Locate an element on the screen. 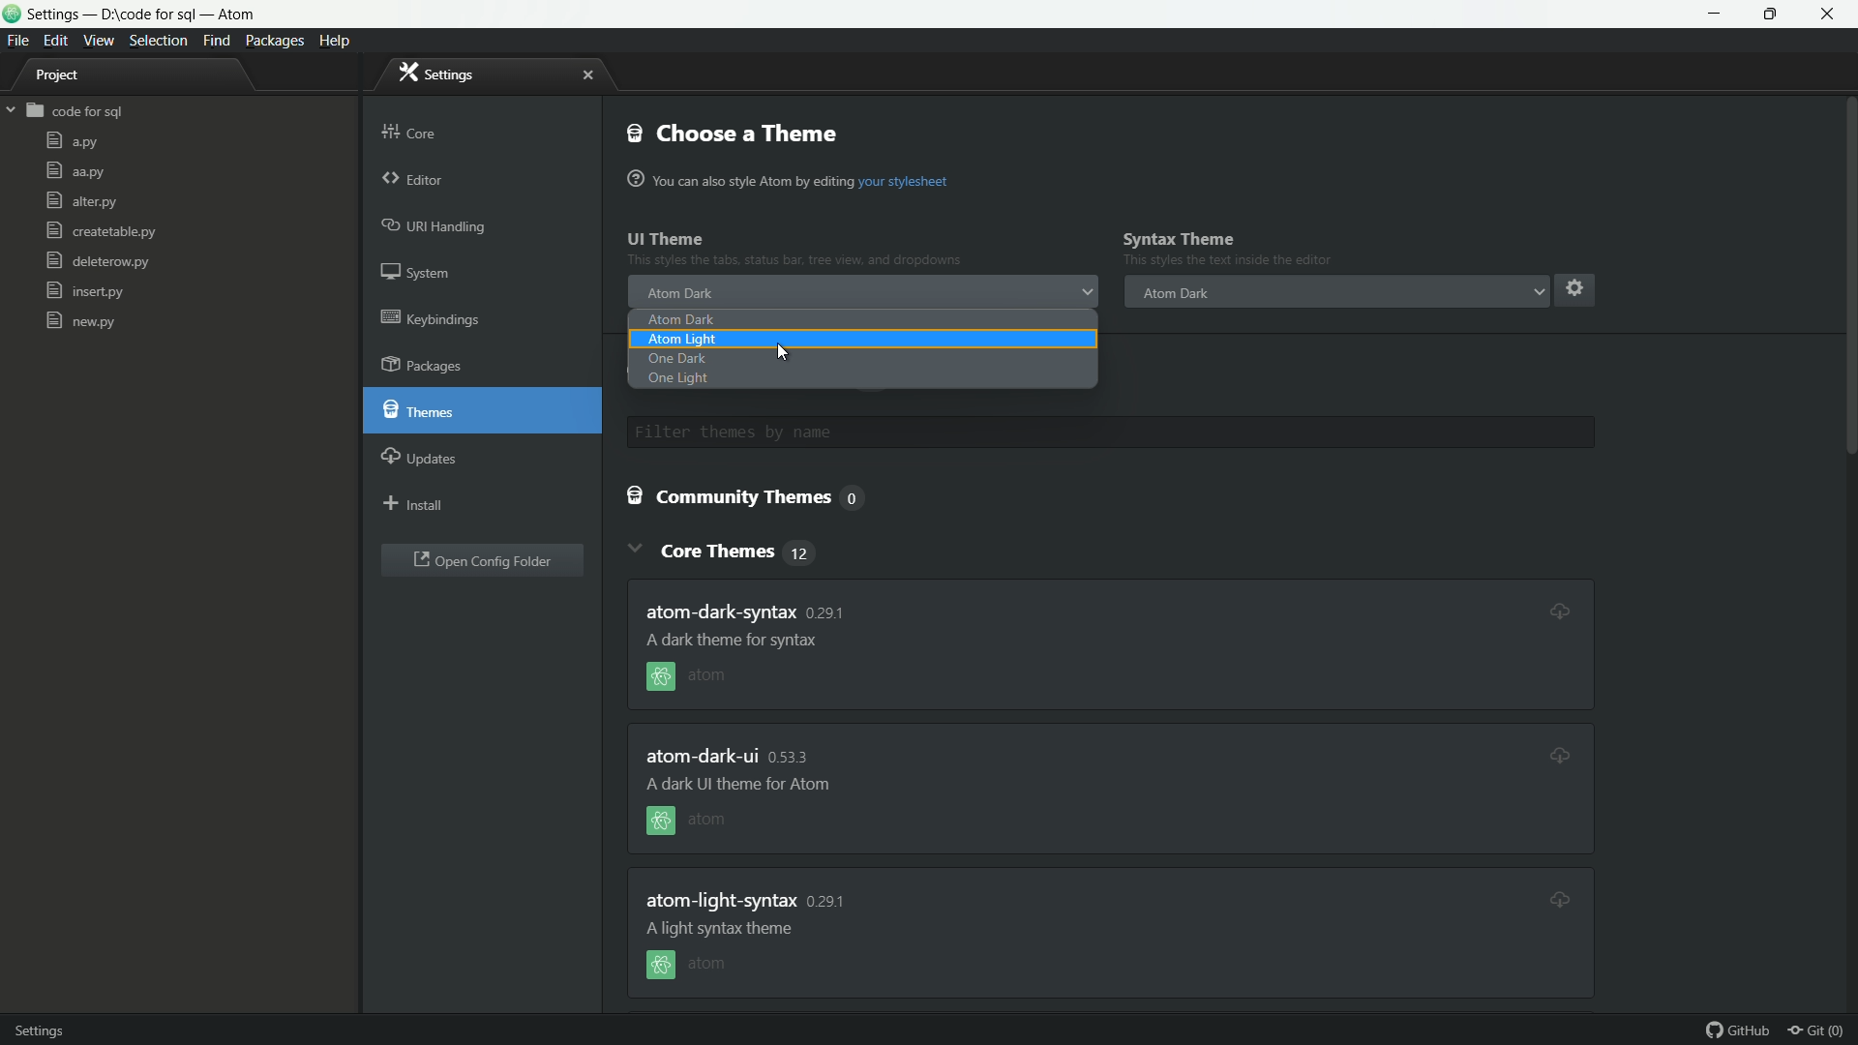  folder name is located at coordinates (76, 112).